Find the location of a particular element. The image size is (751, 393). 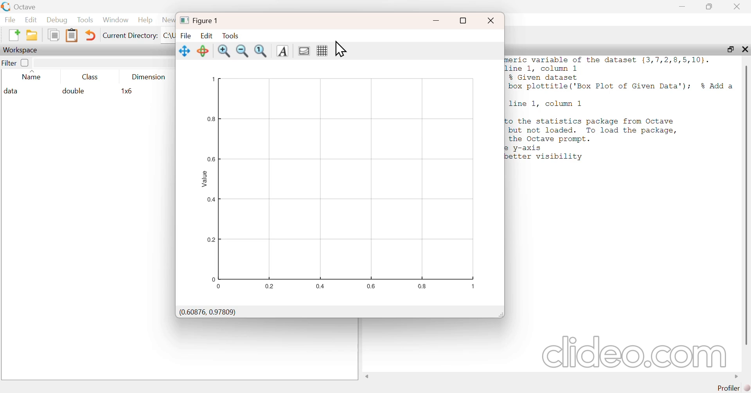

grid icon is located at coordinates (322, 51).